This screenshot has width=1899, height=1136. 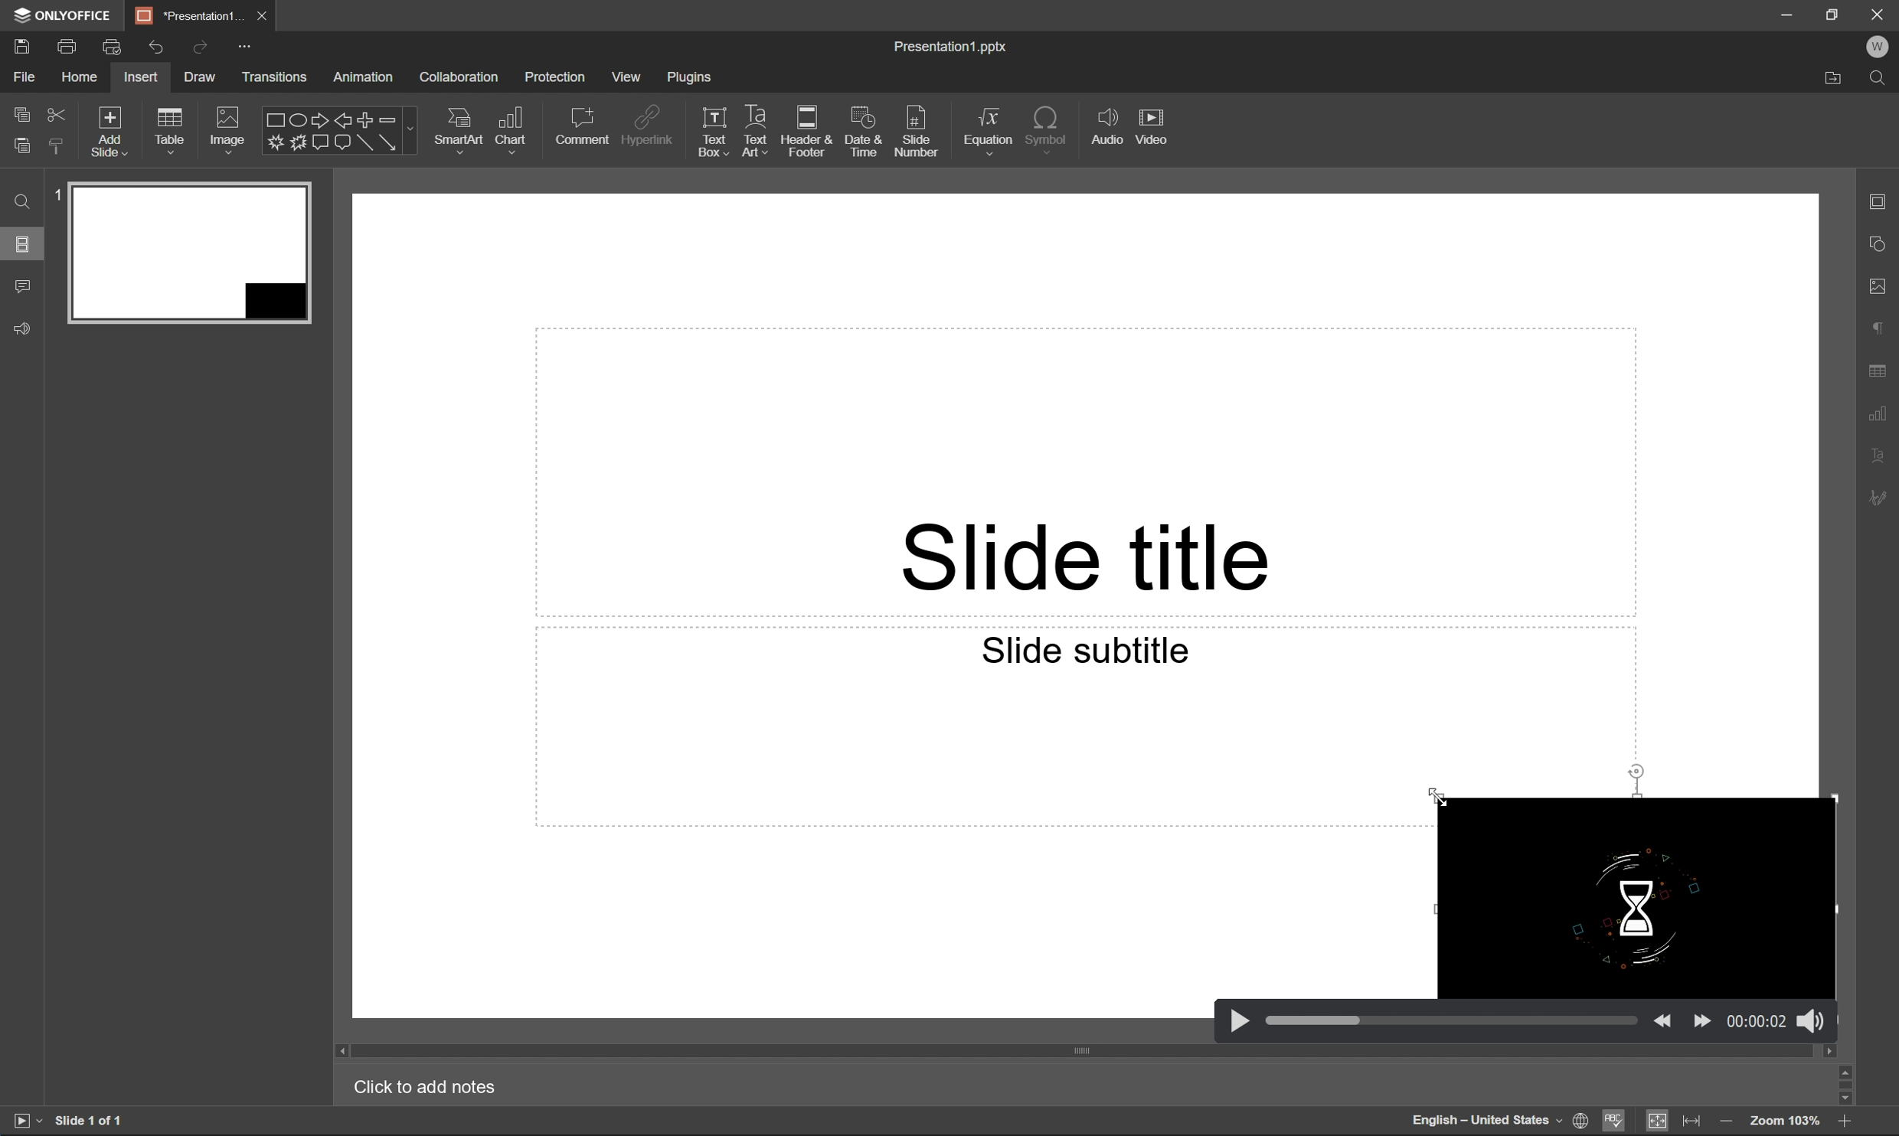 I want to click on video, so click(x=1632, y=899).